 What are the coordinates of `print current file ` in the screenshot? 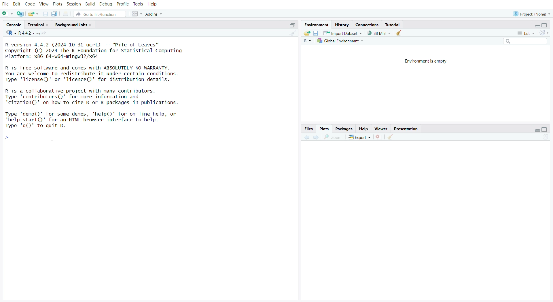 It's located at (67, 14).